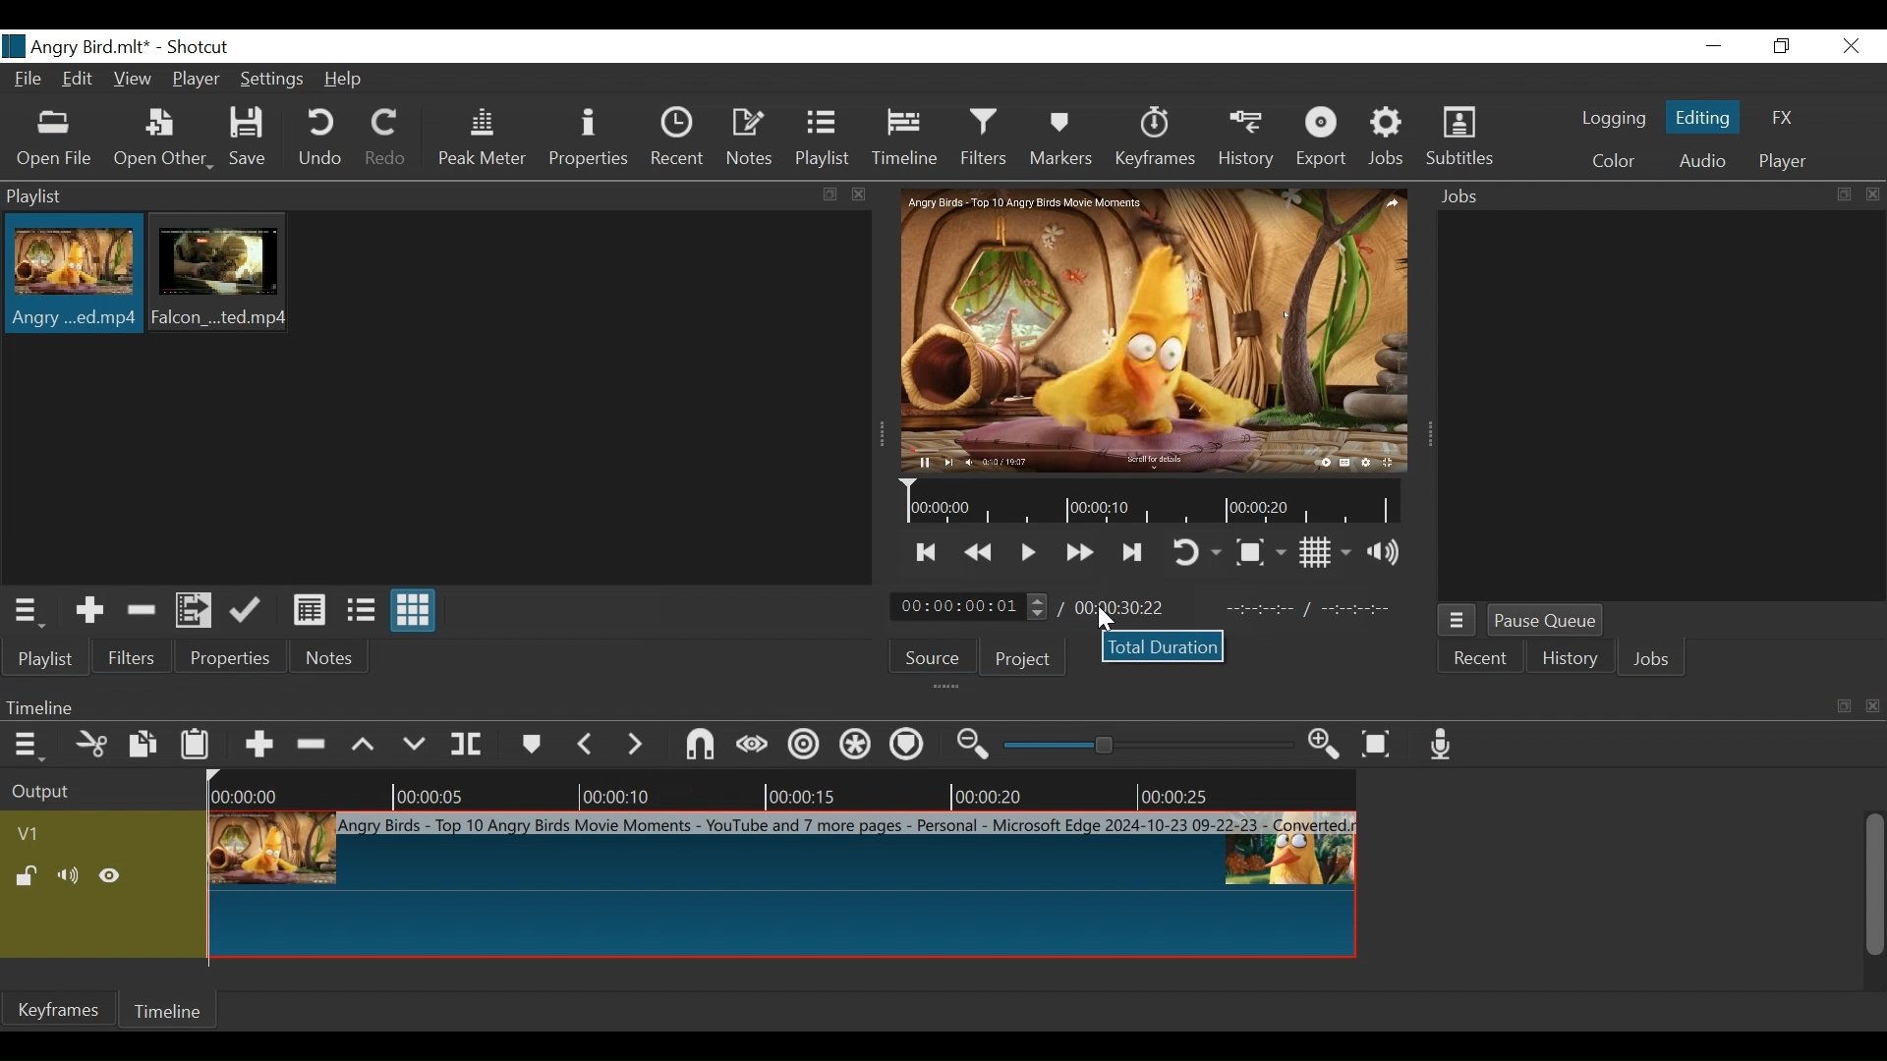 This screenshot has width=1887, height=1061. Describe the element at coordinates (249, 611) in the screenshot. I see `Update` at that location.